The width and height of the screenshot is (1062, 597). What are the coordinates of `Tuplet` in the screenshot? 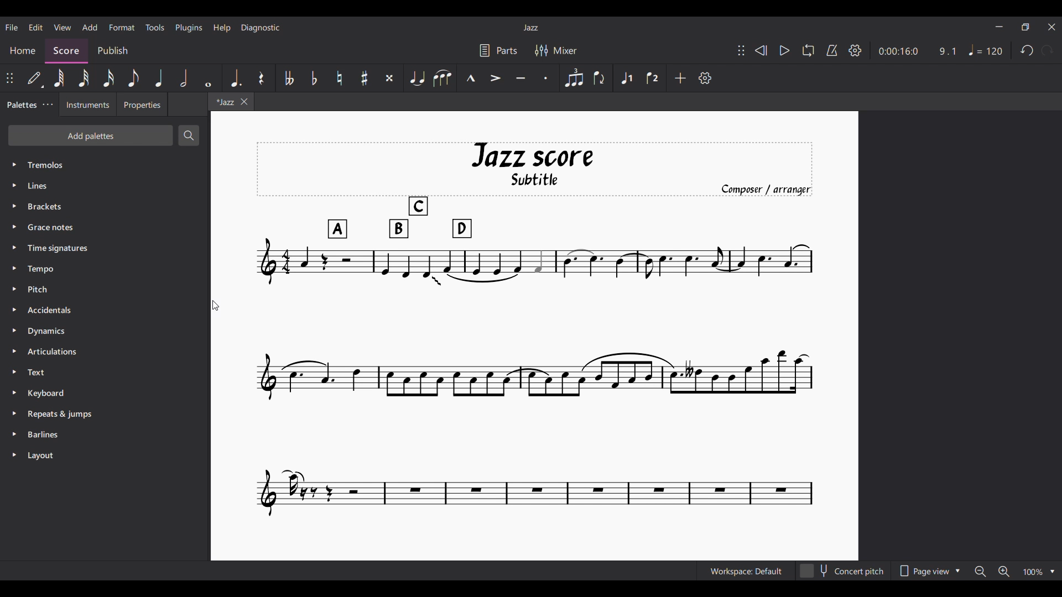 It's located at (575, 78).